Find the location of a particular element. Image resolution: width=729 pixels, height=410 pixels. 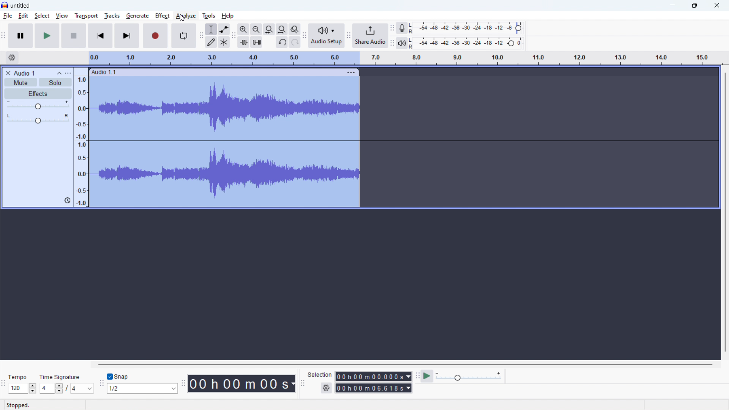

edit toolbar is located at coordinates (234, 36).